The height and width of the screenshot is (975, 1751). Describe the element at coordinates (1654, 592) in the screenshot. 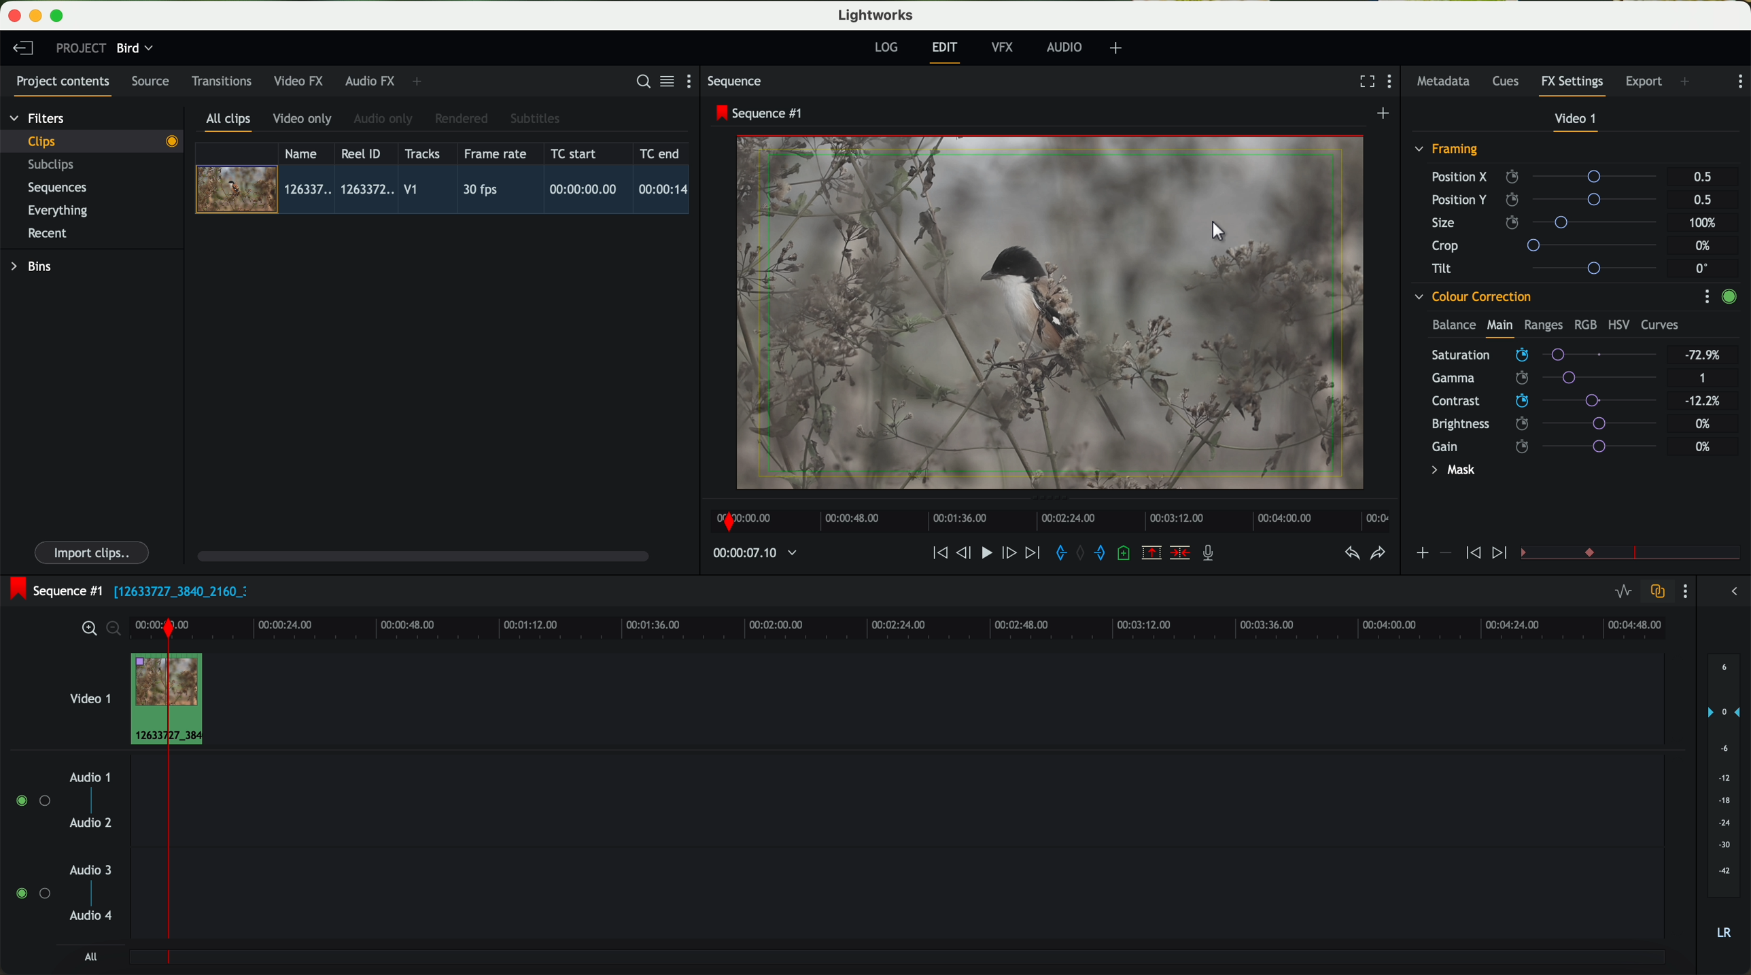

I see `toggle auto track sync` at that location.